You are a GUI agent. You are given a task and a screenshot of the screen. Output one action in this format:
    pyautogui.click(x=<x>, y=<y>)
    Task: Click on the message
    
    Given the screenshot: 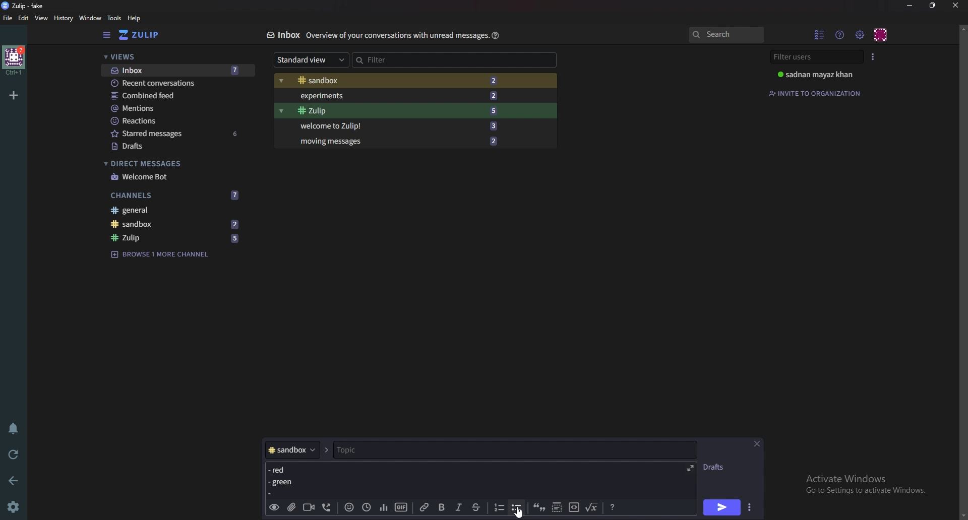 What is the action you would take?
    pyautogui.click(x=286, y=479)
    